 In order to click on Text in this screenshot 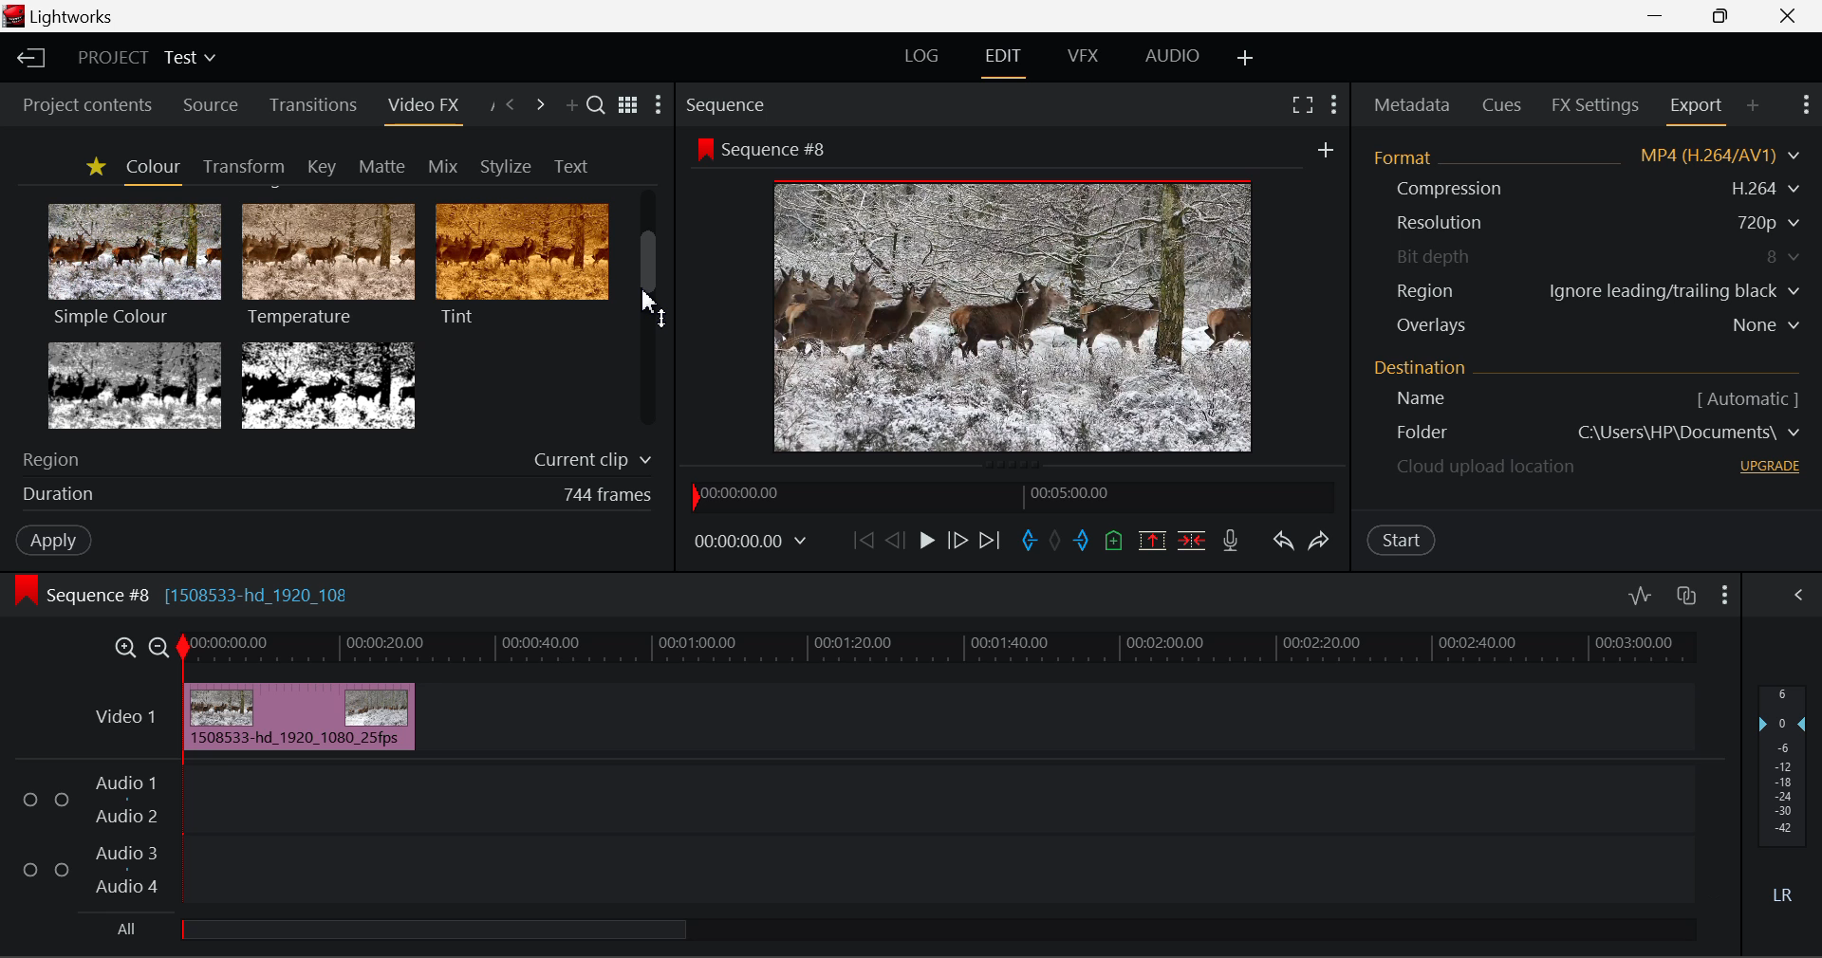, I will do `click(567, 165)`.